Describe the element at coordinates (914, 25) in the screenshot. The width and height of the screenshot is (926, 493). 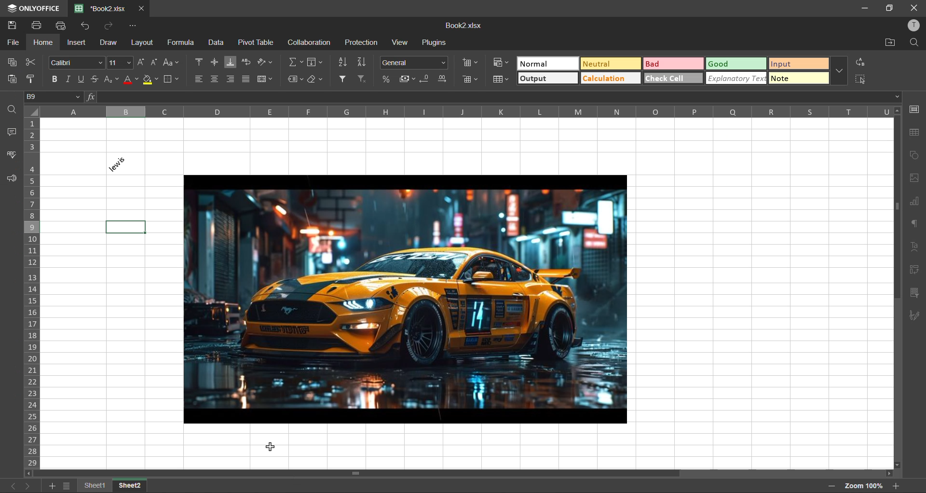
I see `profile` at that location.